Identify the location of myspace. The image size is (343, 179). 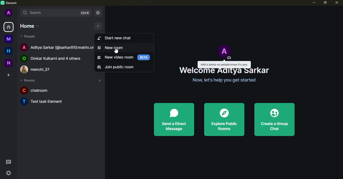
(9, 39).